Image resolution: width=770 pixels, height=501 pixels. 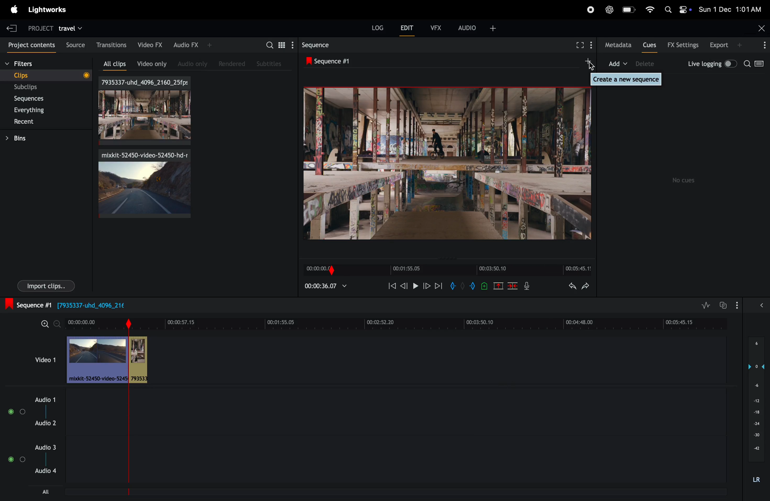 What do you see at coordinates (44, 99) in the screenshot?
I see `sequences` at bounding box center [44, 99].